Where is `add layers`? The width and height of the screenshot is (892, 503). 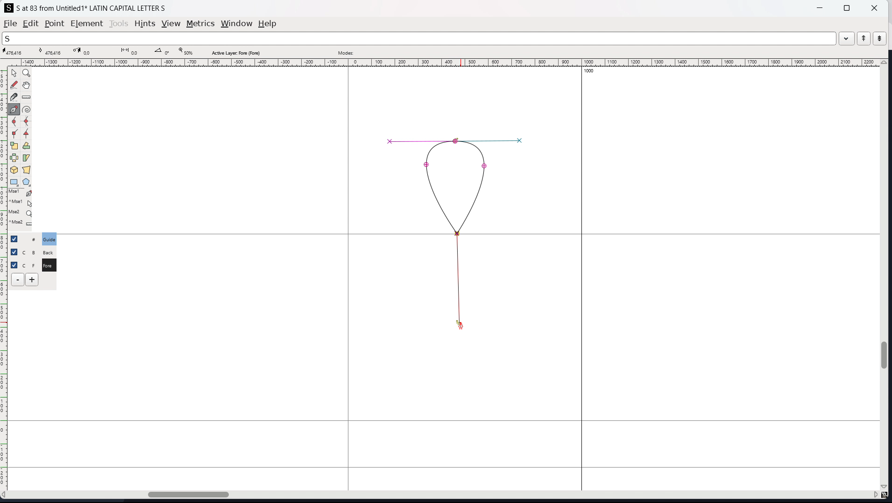
add layers is located at coordinates (32, 279).